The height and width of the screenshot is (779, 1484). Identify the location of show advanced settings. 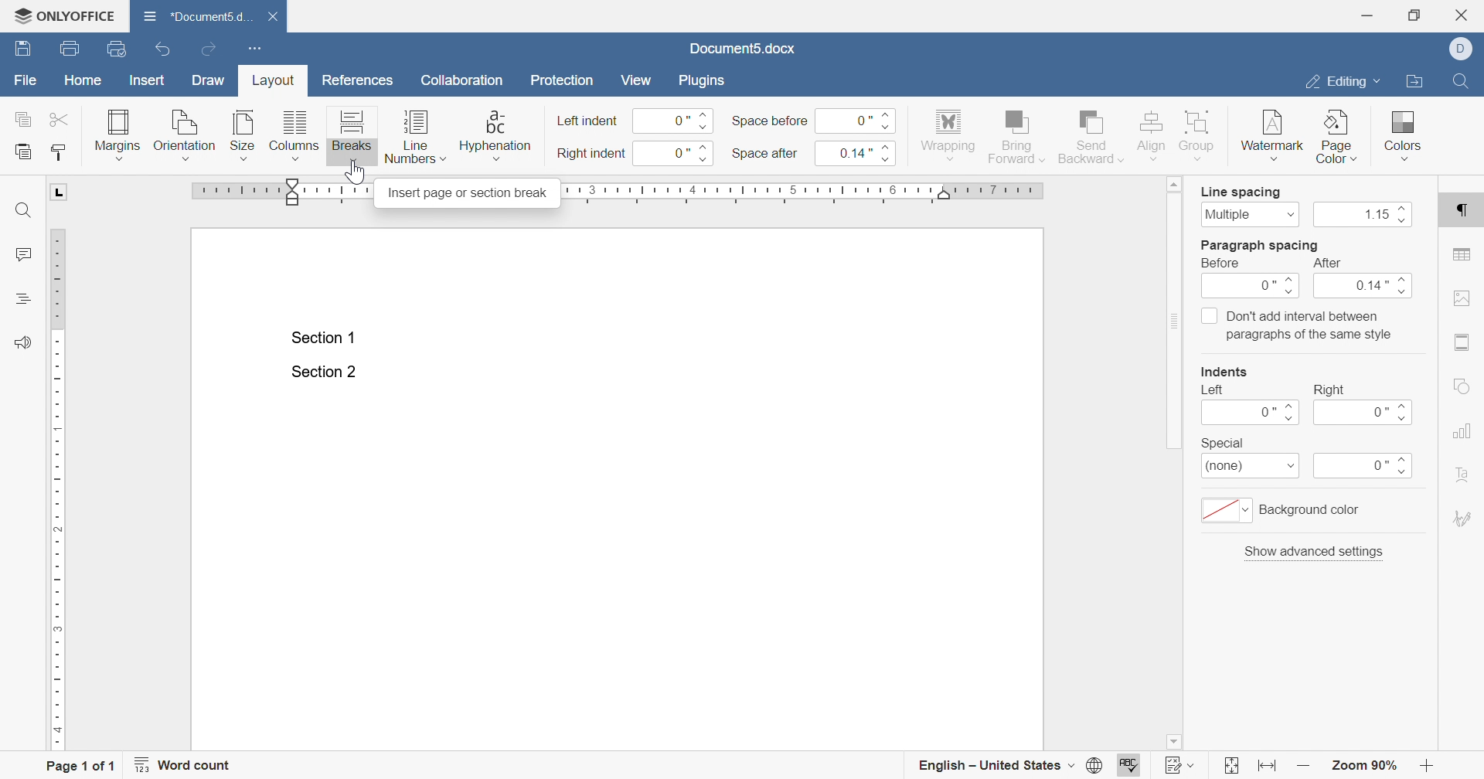
(1316, 551).